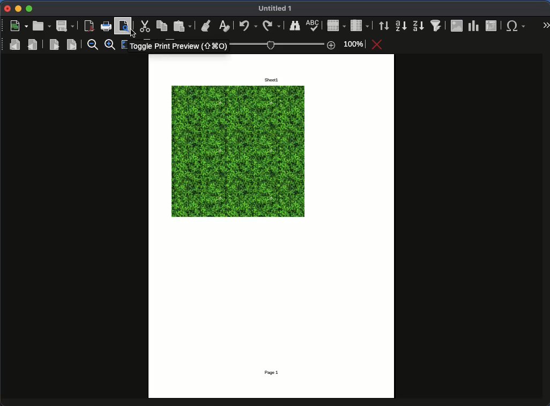  What do you see at coordinates (295, 25) in the screenshot?
I see `finder` at bounding box center [295, 25].